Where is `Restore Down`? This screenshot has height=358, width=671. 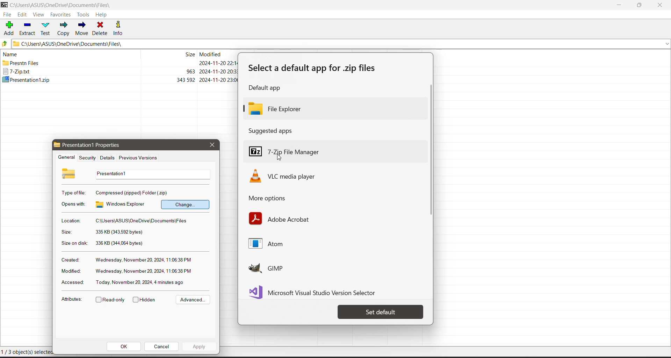
Restore Down is located at coordinates (640, 5).